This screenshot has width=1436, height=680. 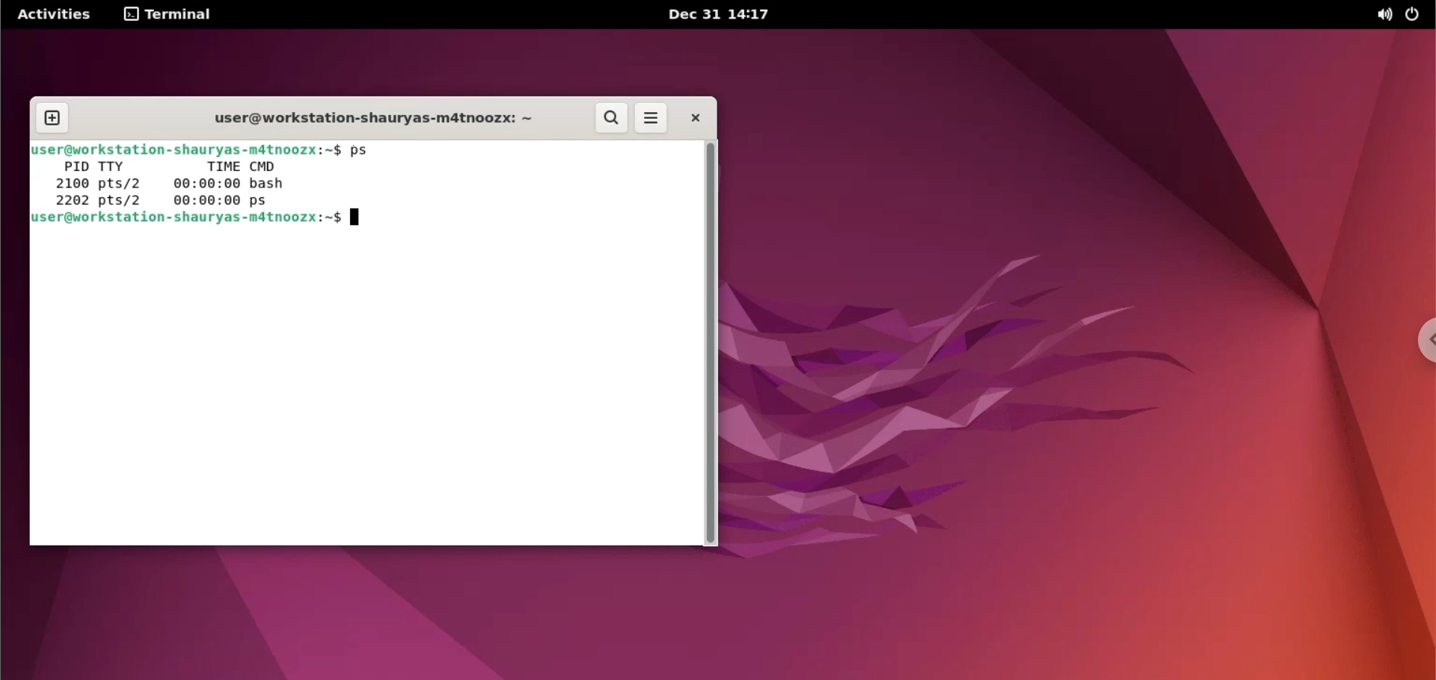 I want to click on pts/2, so click(x=123, y=199).